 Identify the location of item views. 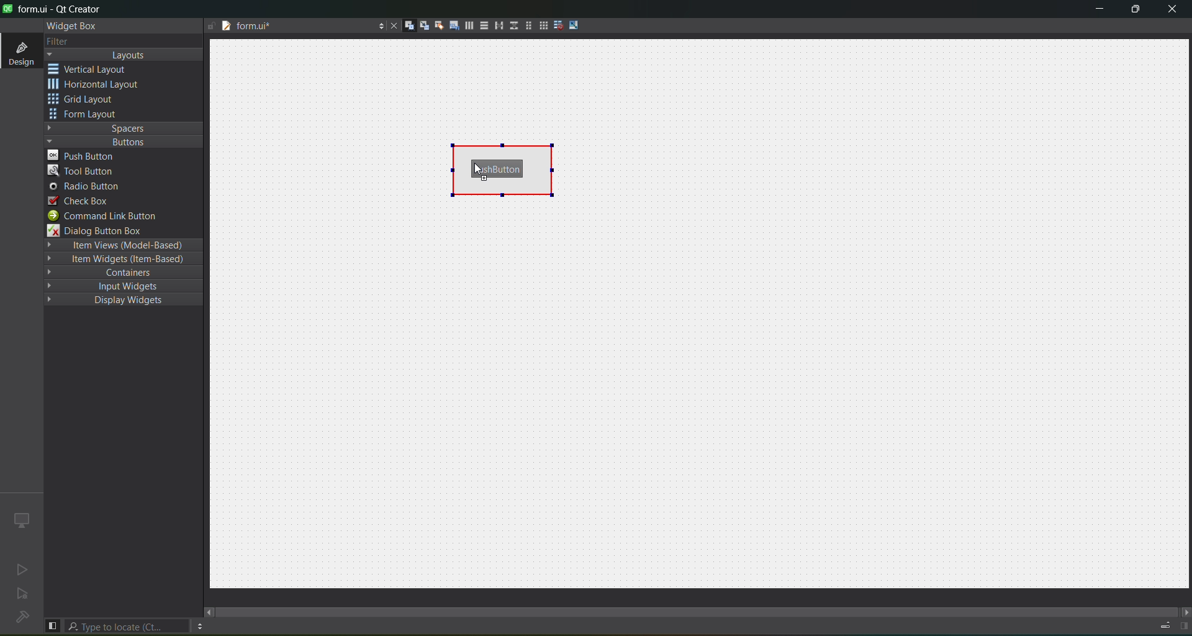
(122, 245).